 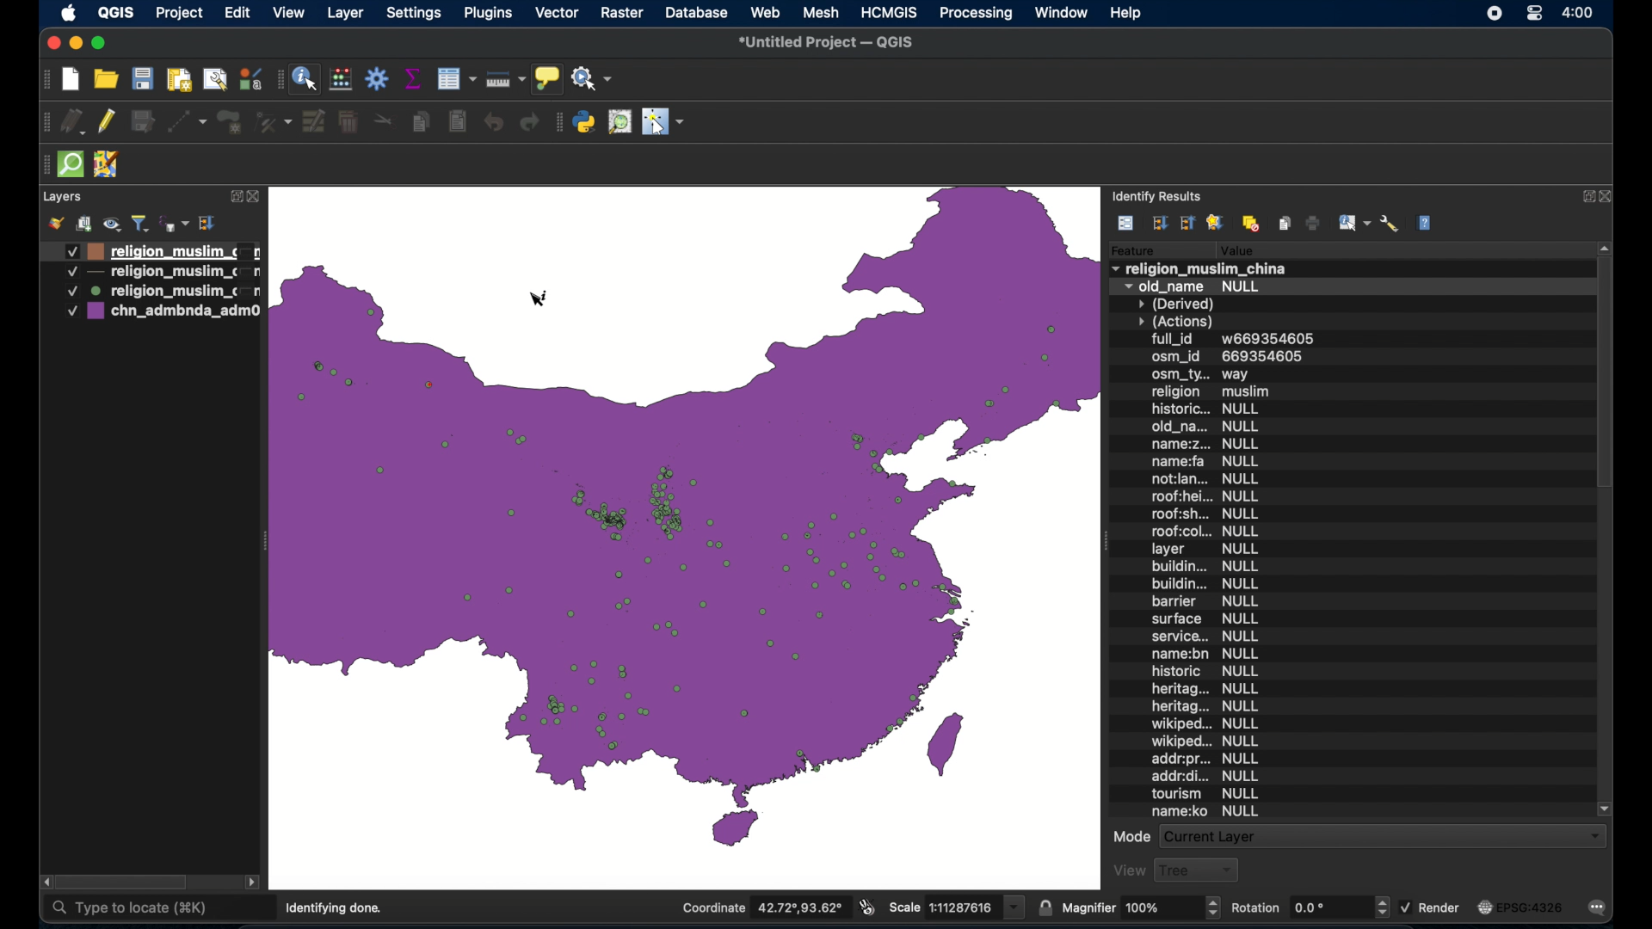 I want to click on osm palce search, so click(x=619, y=122).